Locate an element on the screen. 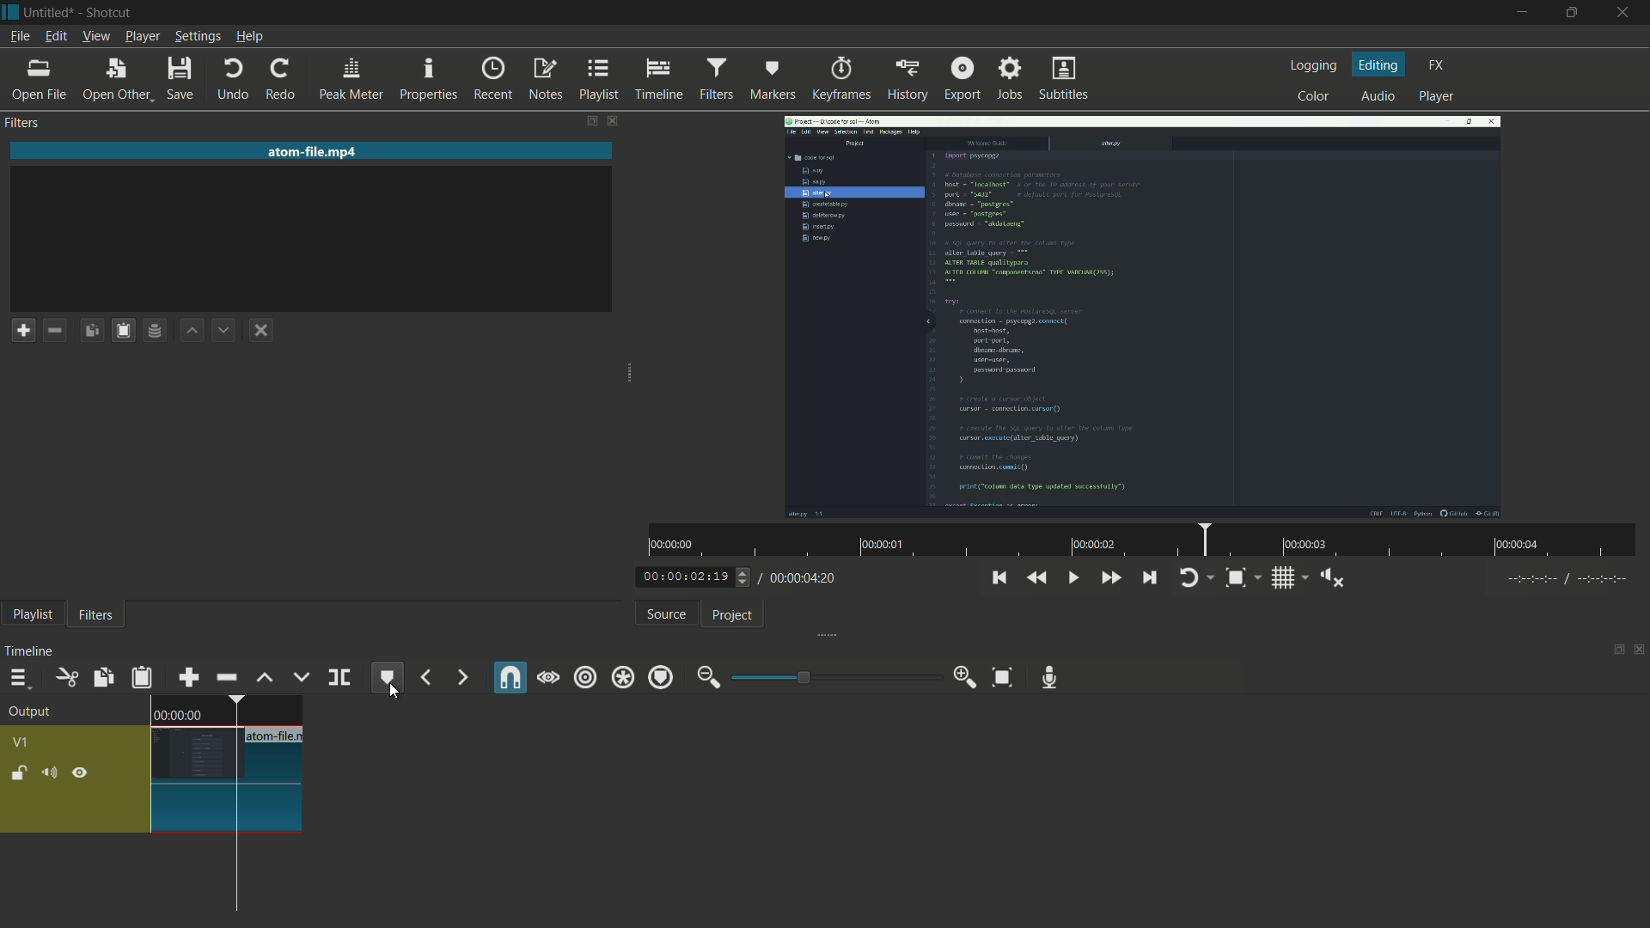 This screenshot has height=928, width=1650. color is located at coordinates (1314, 97).